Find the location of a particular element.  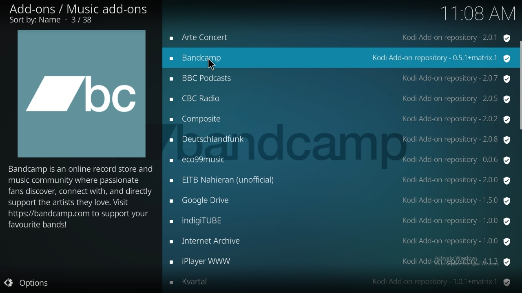

add on is located at coordinates (340, 201).